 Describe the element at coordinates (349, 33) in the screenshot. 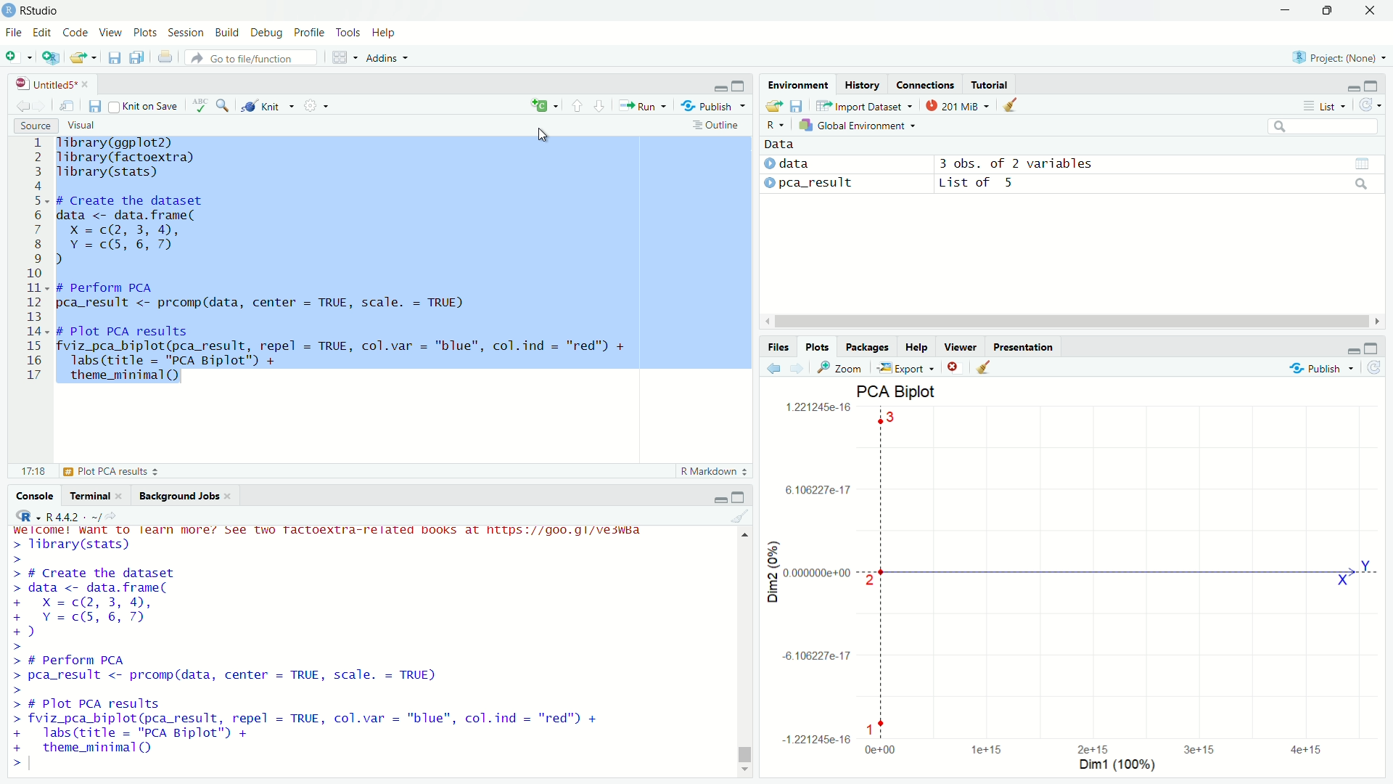

I see `Tools` at that location.